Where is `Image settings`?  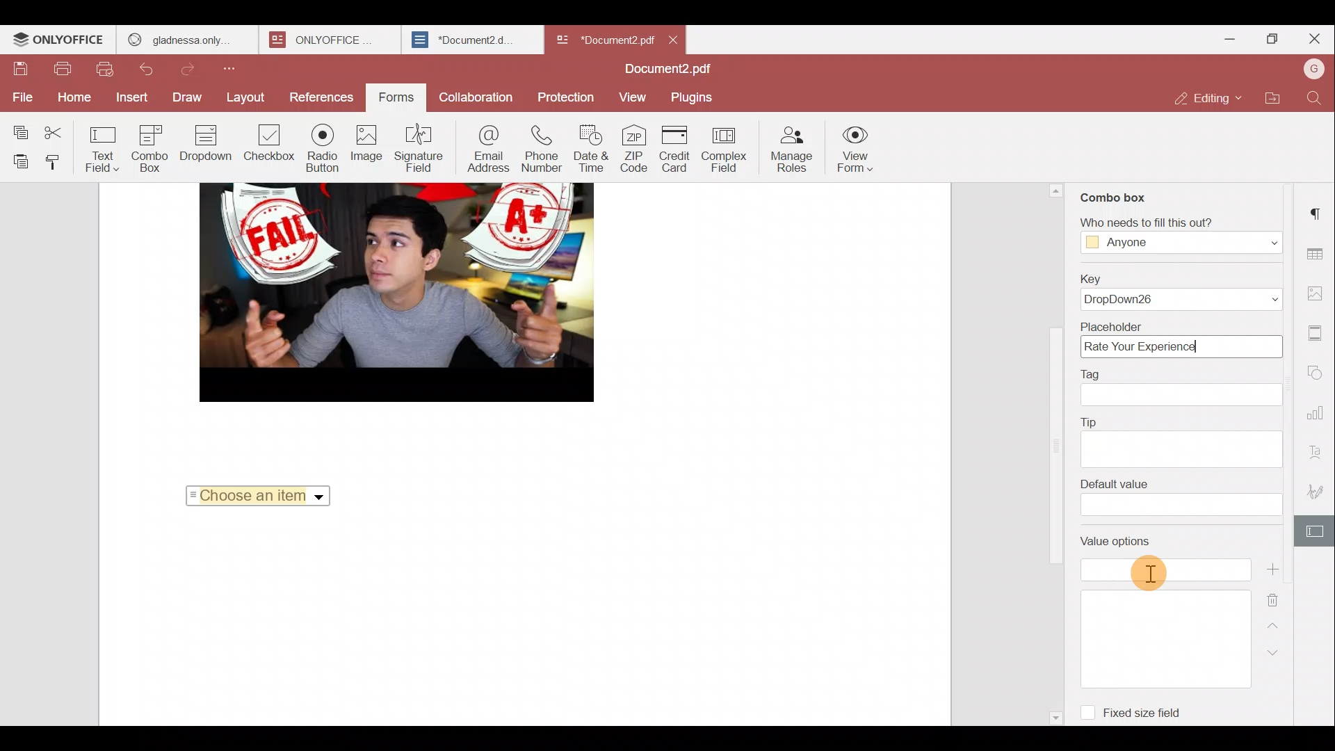 Image settings is located at coordinates (1318, 294).